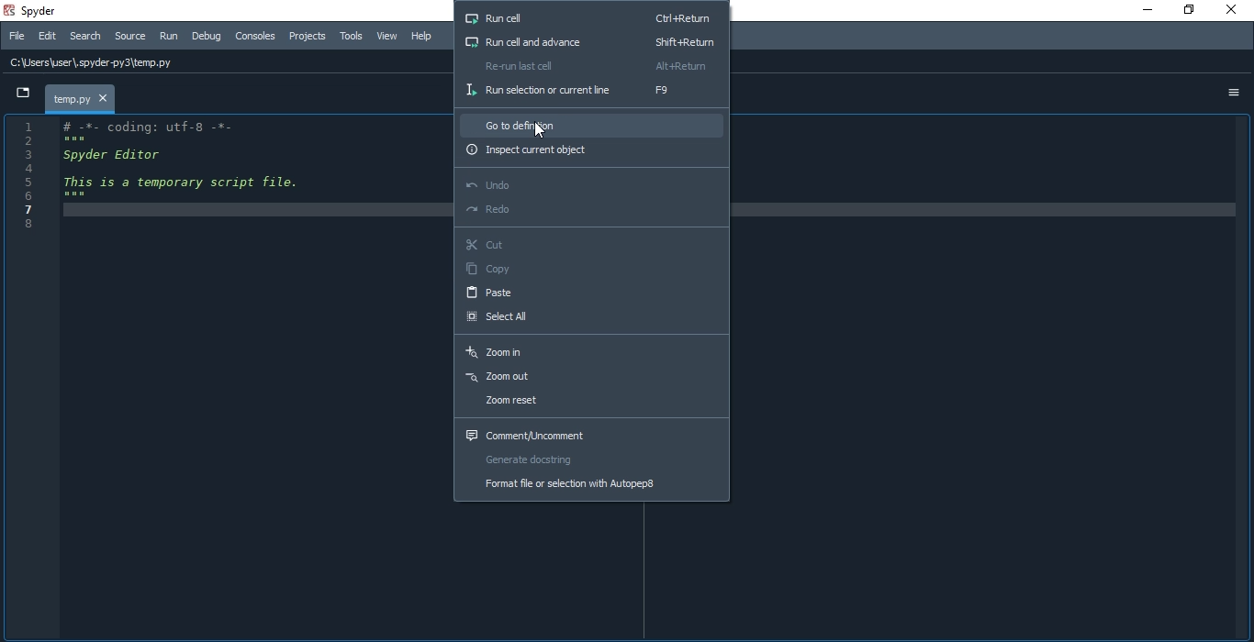  Describe the element at coordinates (46, 194) in the screenshot. I see `6 ***` at that location.